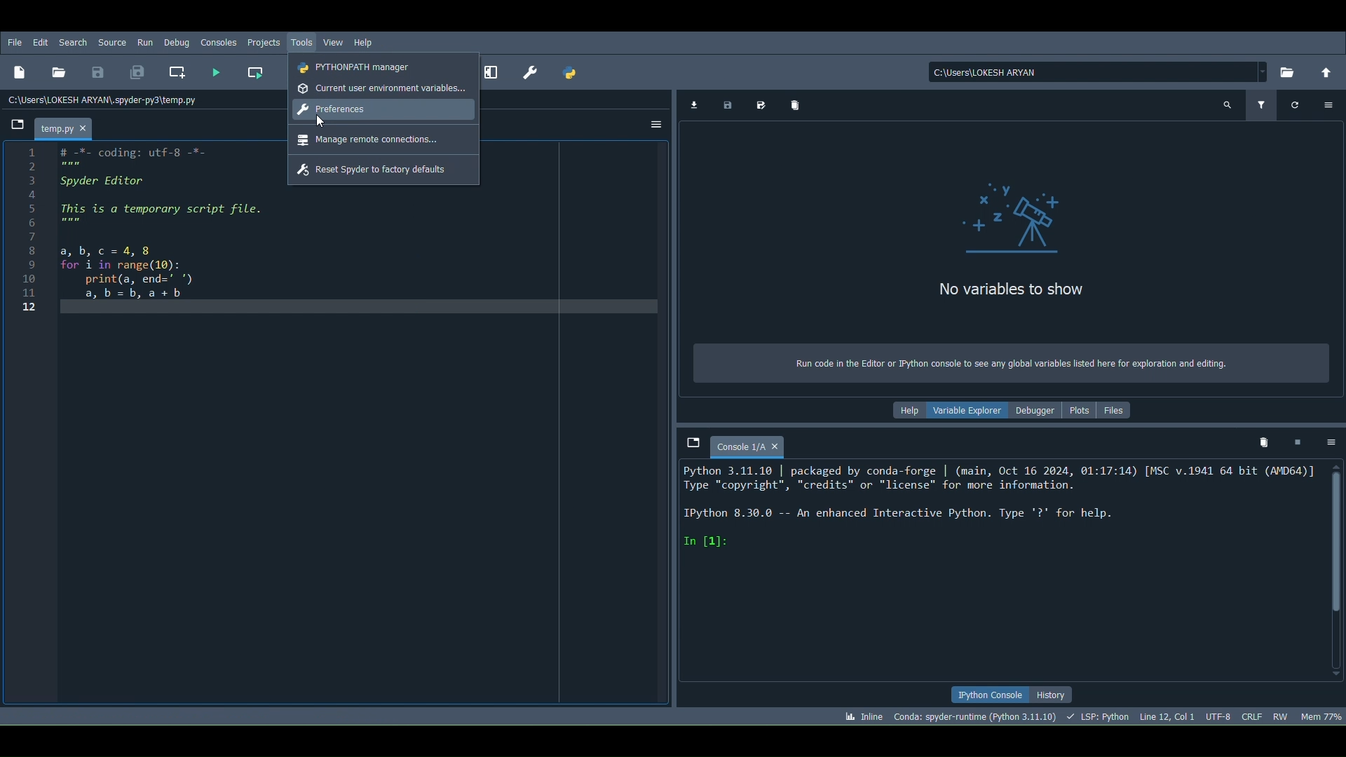  I want to click on Open file (Ctrl + O), so click(60, 70).